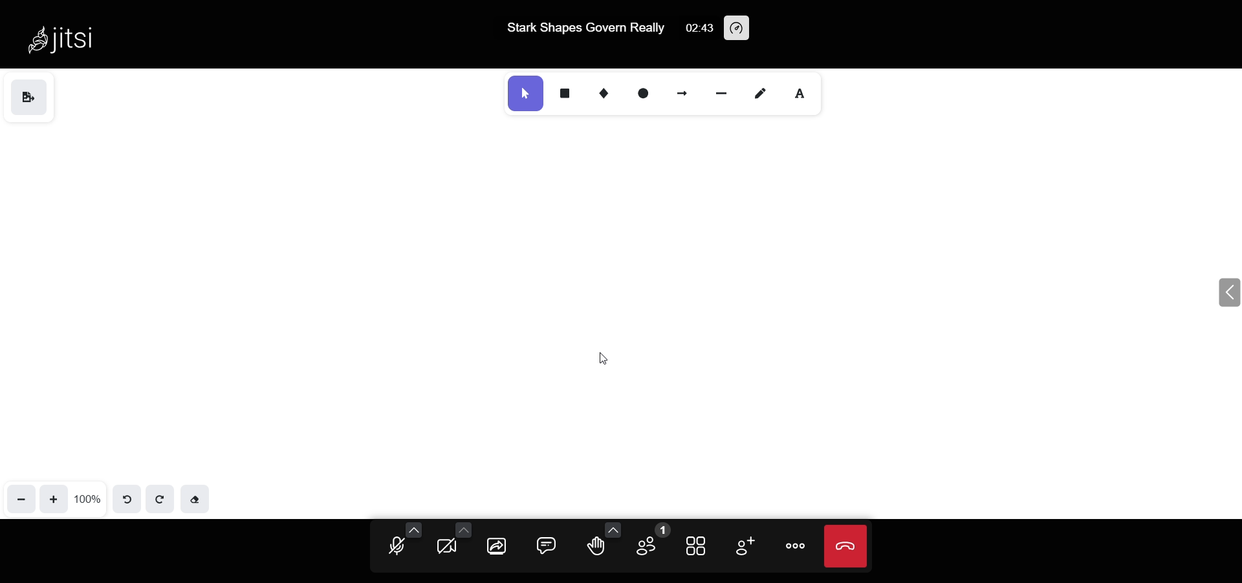 The image size is (1242, 583). I want to click on invite people, so click(741, 545).